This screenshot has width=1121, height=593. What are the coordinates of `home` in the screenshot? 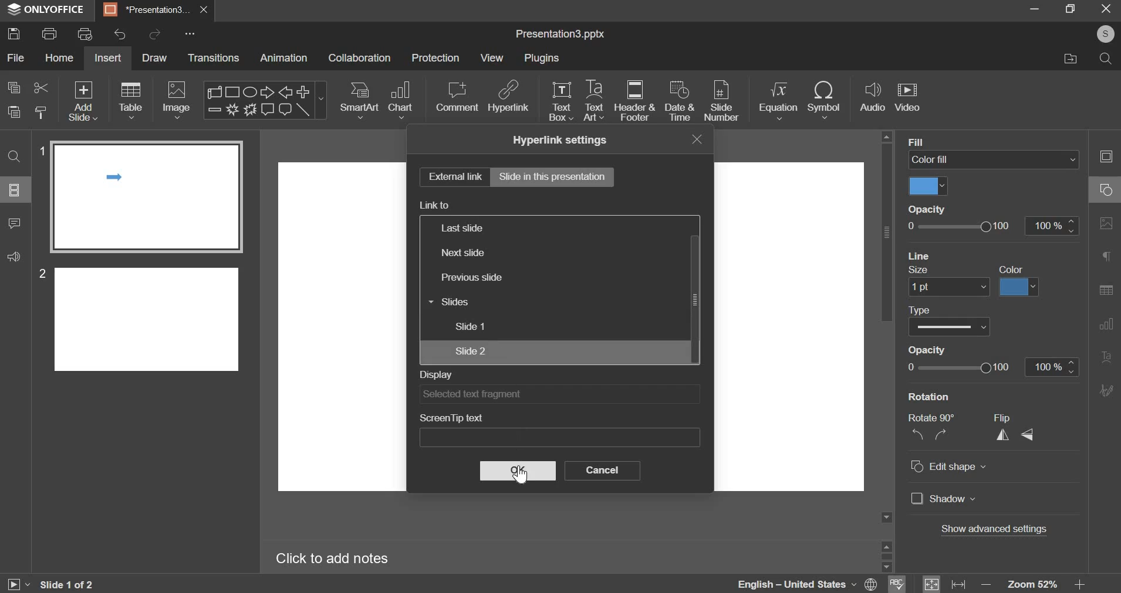 It's located at (60, 57).